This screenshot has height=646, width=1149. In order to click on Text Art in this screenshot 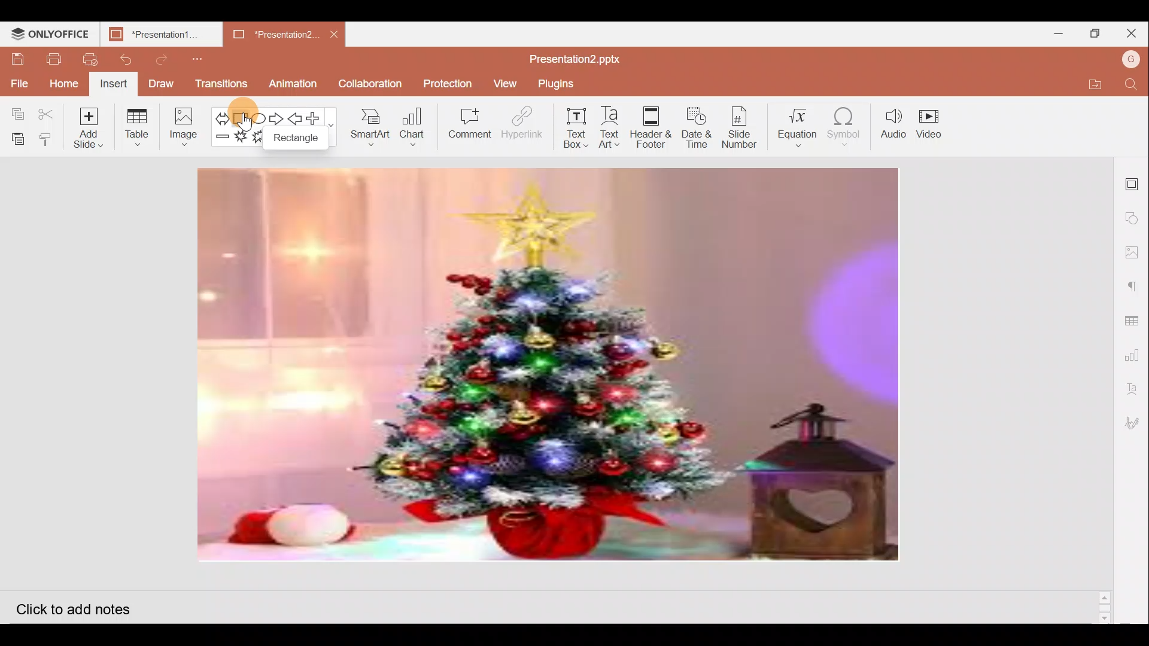, I will do `click(610, 127)`.